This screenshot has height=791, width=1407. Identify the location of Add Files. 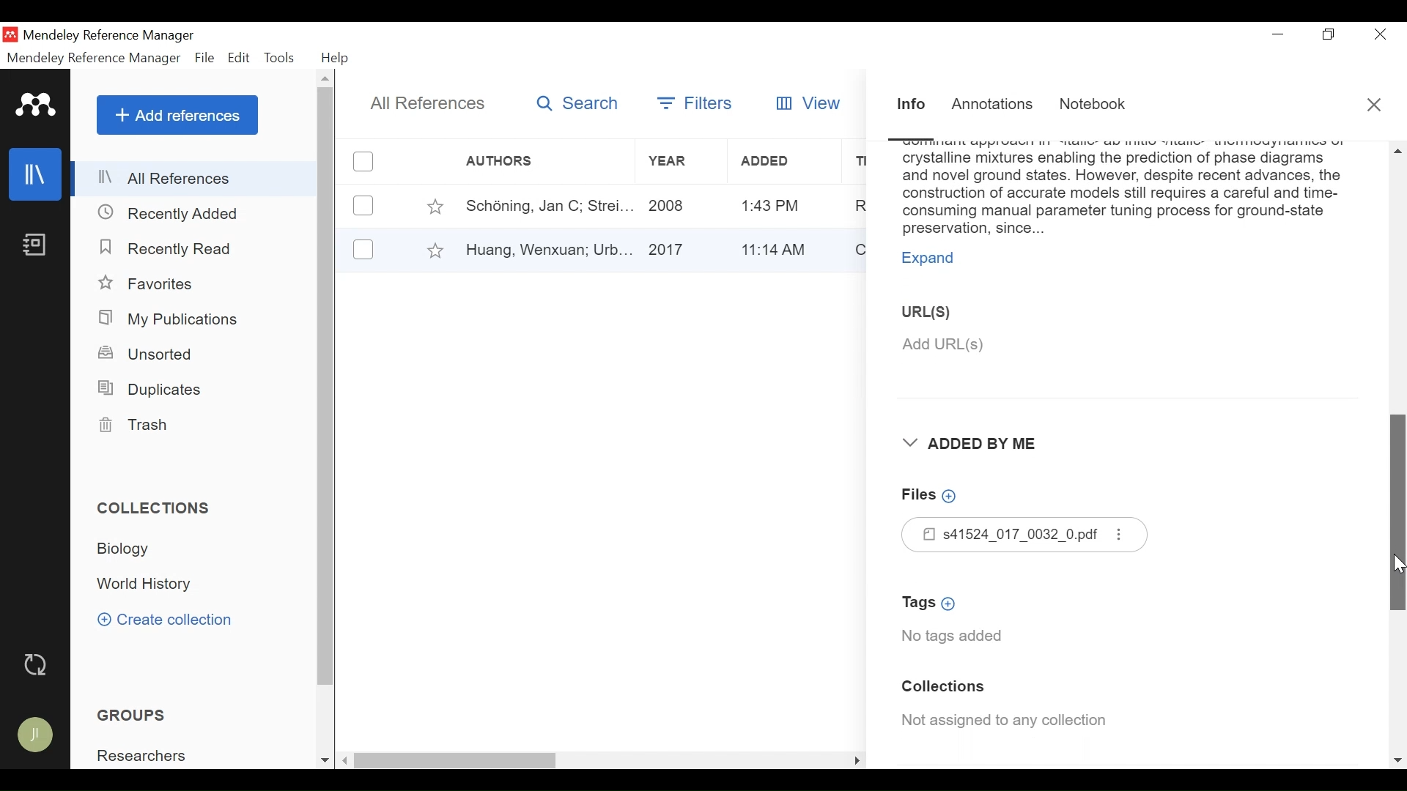
(931, 495).